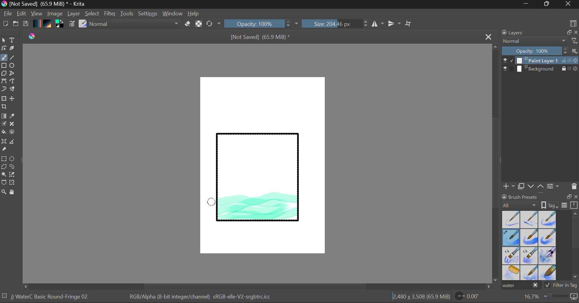  Describe the element at coordinates (4, 124) in the screenshot. I see `Colorize Mask Tool` at that location.